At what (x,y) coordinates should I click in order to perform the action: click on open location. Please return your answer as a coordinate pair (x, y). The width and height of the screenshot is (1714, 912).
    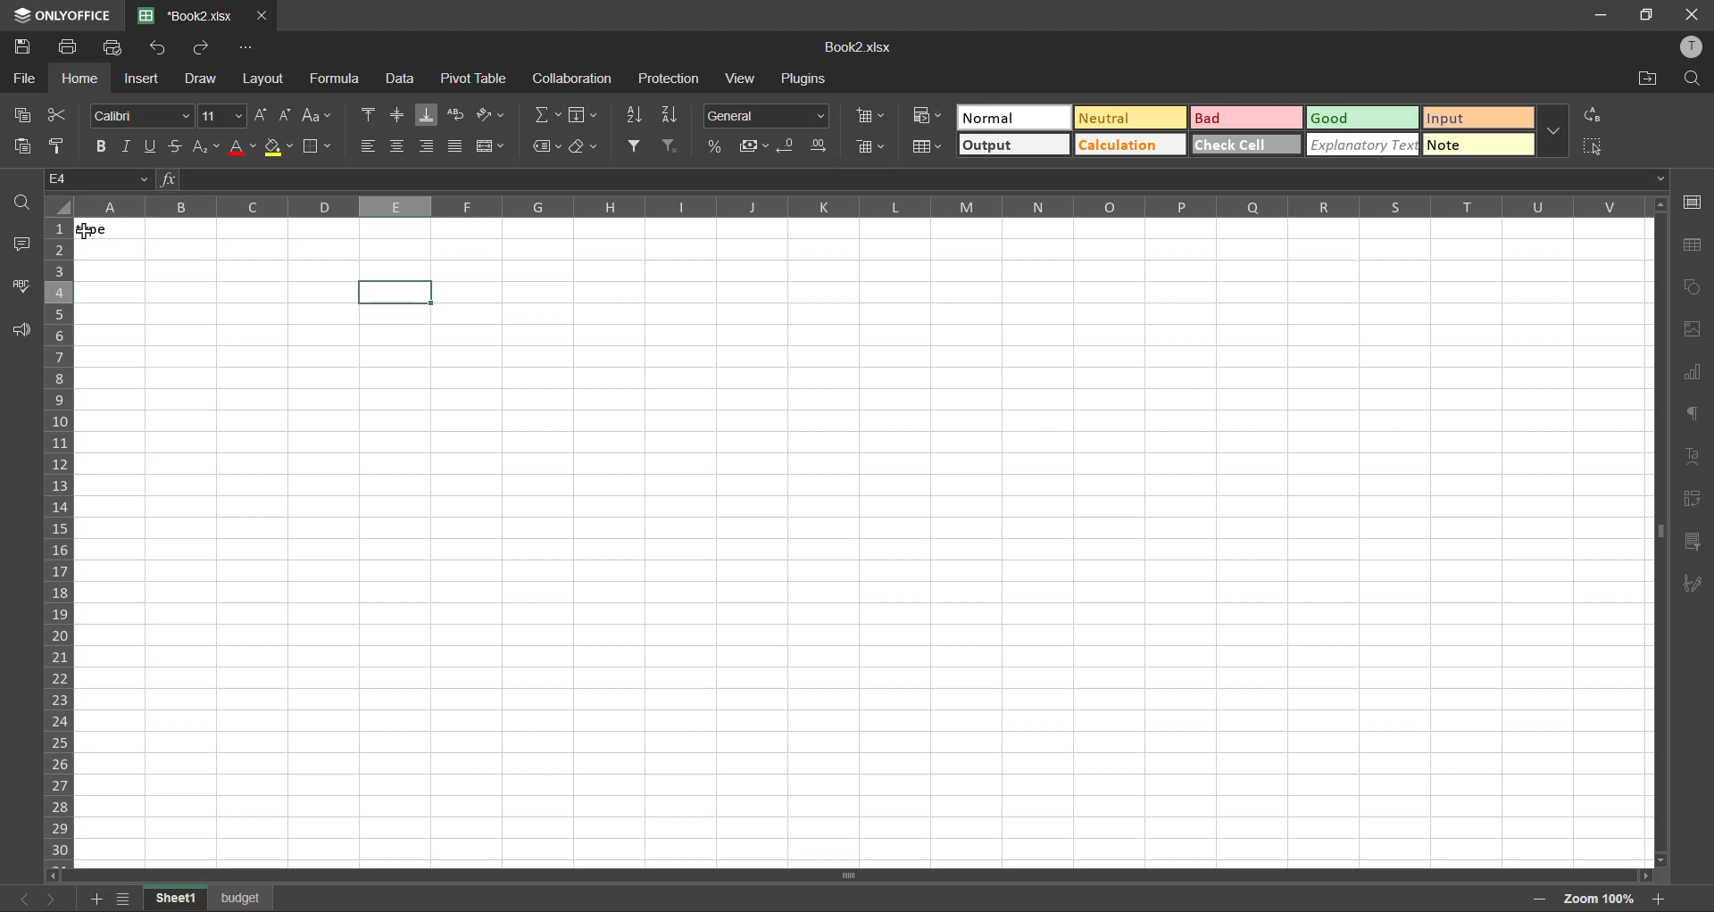
    Looking at the image, I should click on (1643, 81).